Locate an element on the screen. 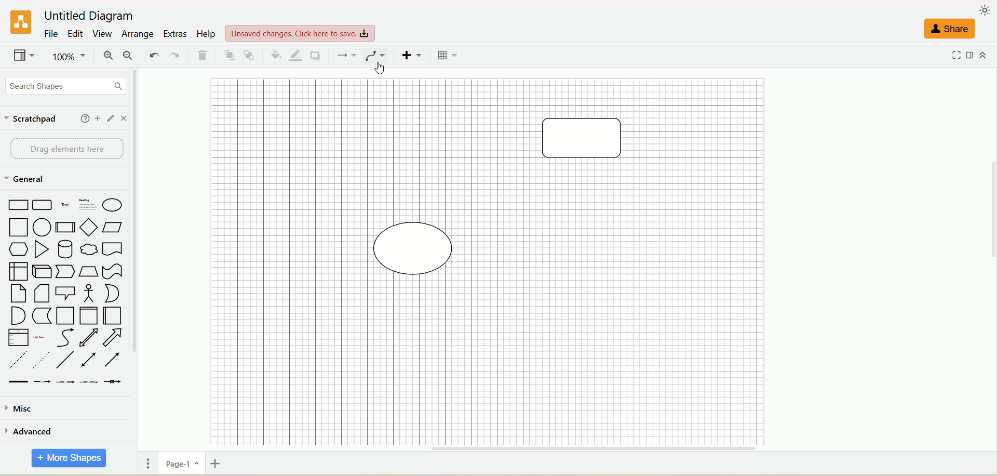  undo is located at coordinates (152, 55).